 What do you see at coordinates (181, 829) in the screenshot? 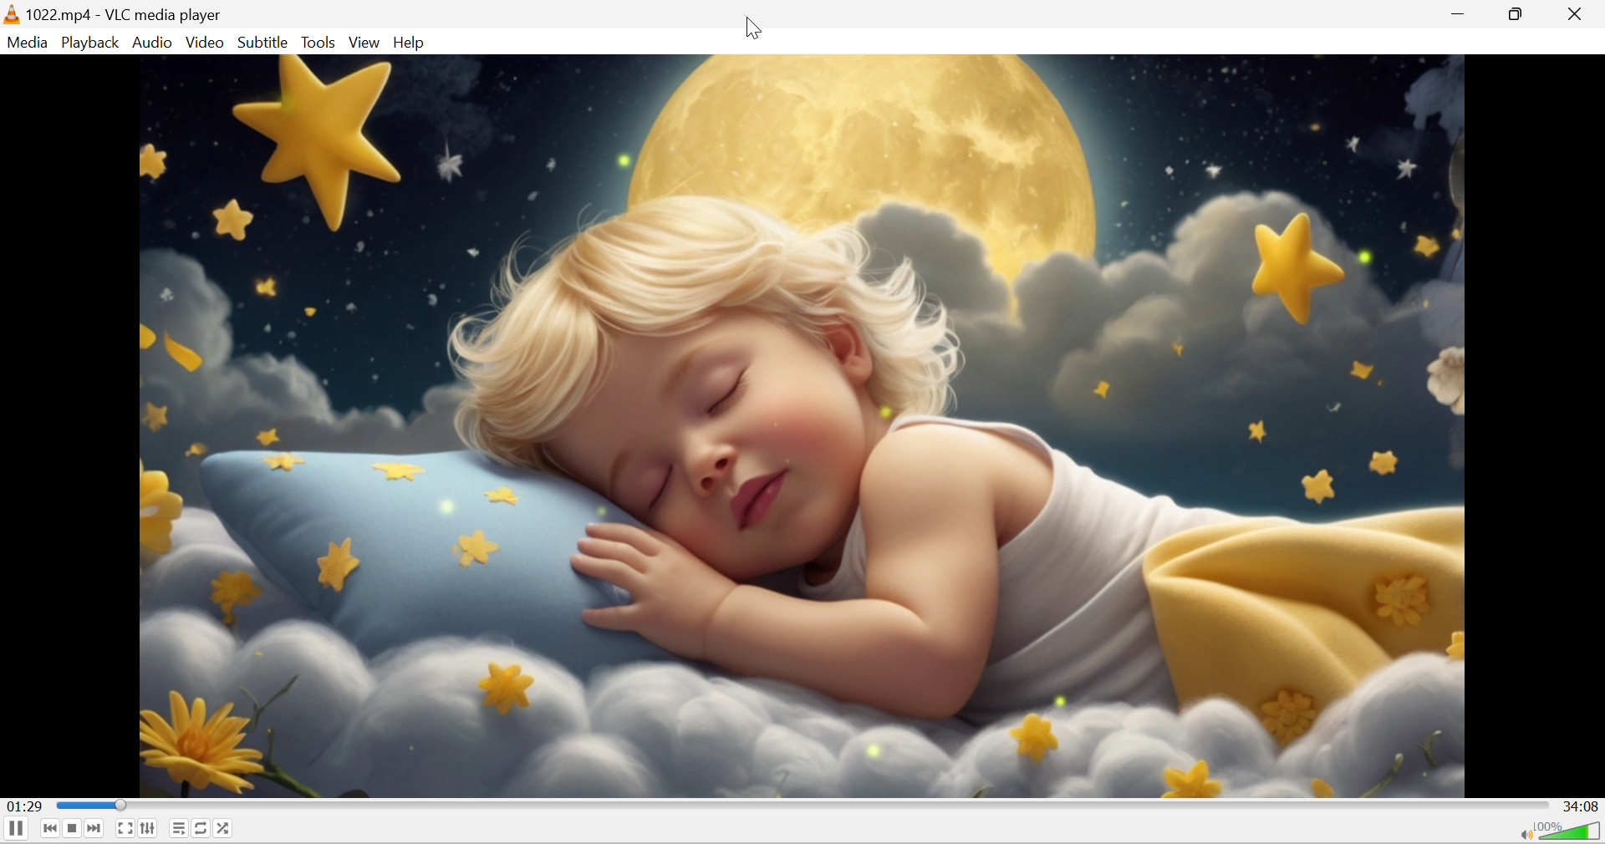
I see `Toggle playlist` at bounding box center [181, 829].